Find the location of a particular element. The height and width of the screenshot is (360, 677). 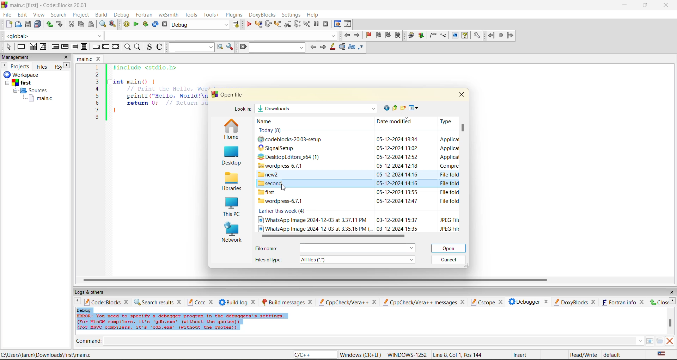

cancel is located at coordinates (449, 260).